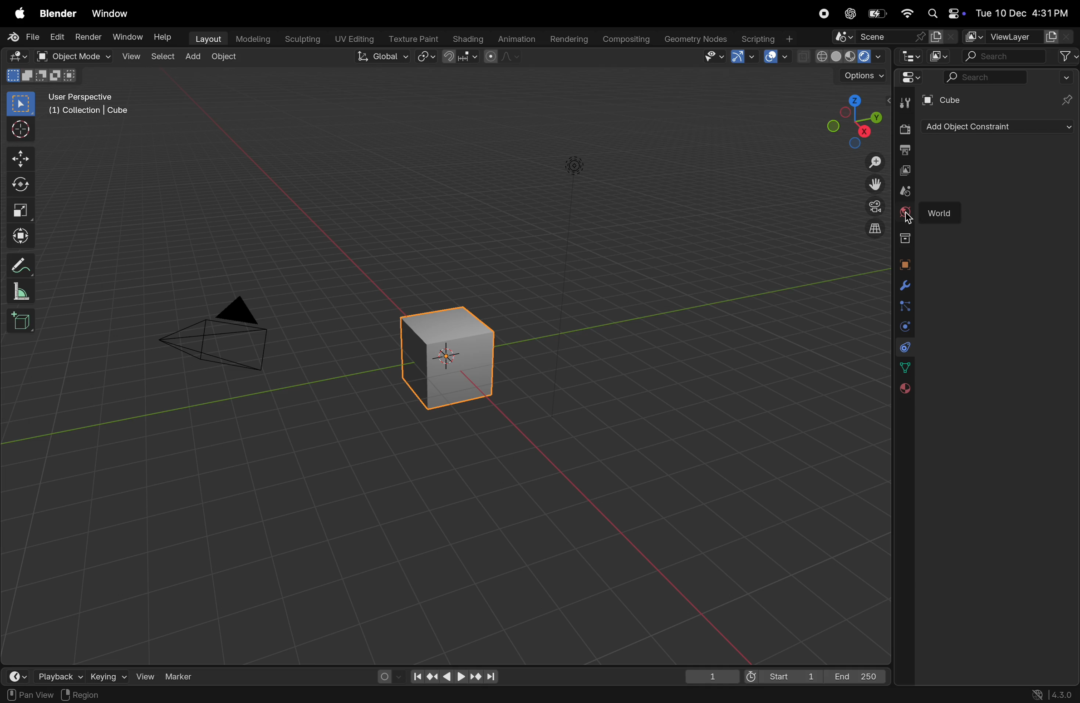 The height and width of the screenshot is (703, 1080). What do you see at coordinates (58, 37) in the screenshot?
I see `Edit` at bounding box center [58, 37].